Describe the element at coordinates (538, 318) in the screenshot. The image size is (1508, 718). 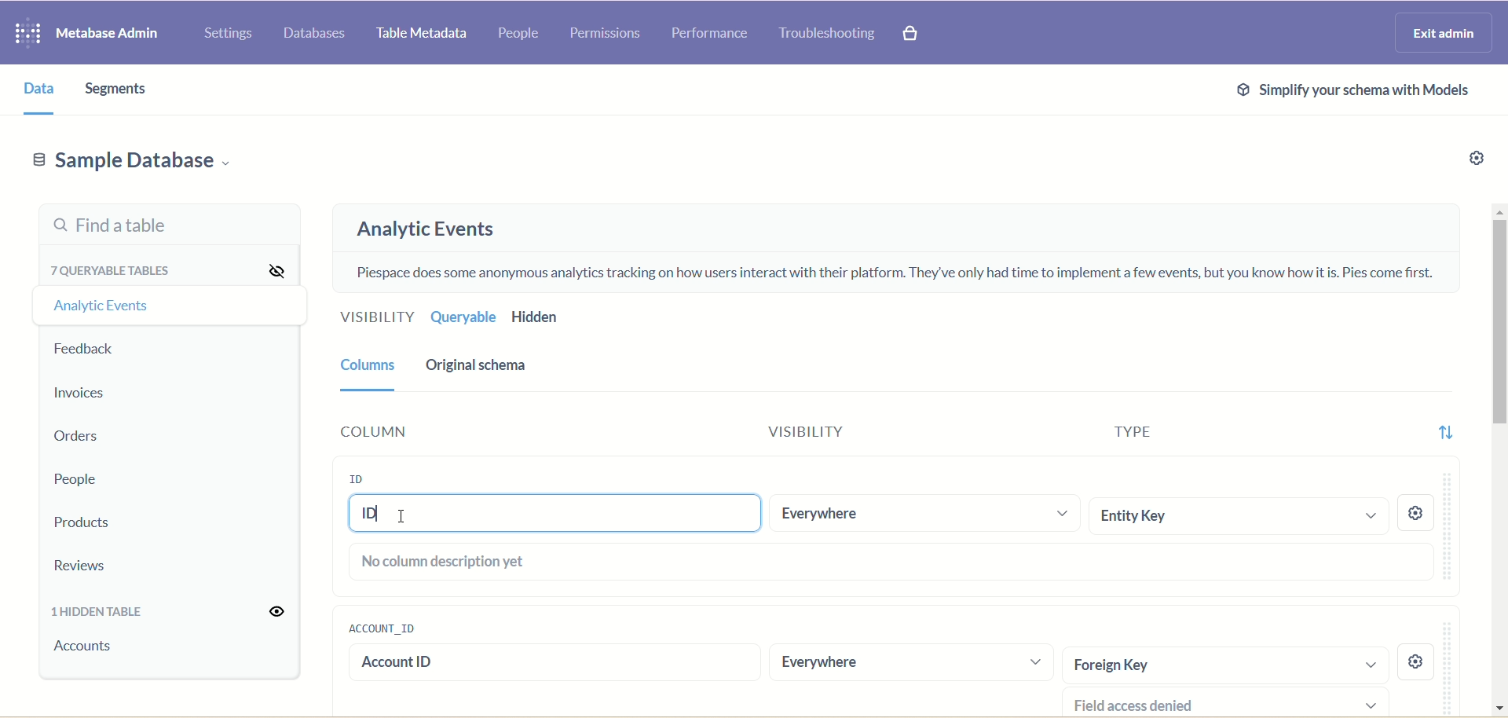
I see `Hidden` at that location.